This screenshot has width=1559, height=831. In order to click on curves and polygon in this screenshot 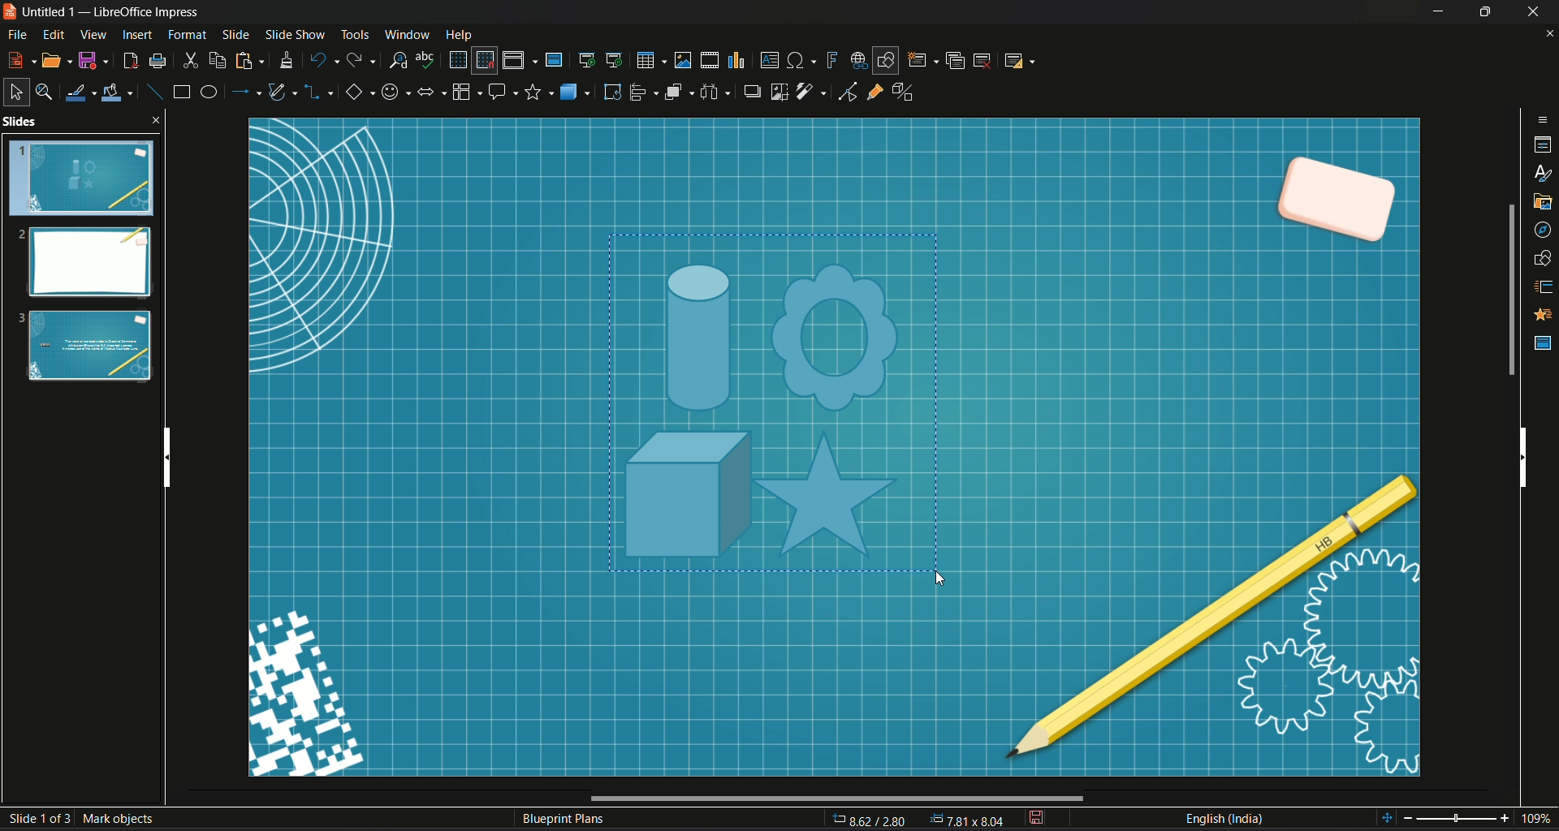, I will do `click(284, 93)`.